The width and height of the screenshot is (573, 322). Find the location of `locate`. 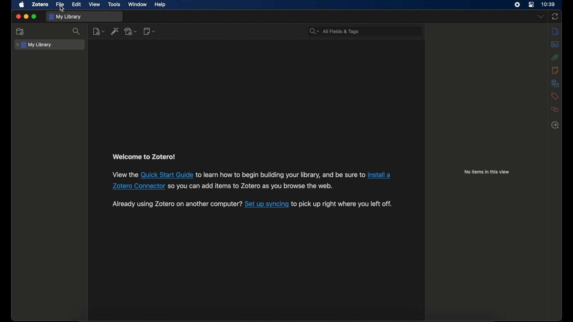

locate is located at coordinates (555, 126).